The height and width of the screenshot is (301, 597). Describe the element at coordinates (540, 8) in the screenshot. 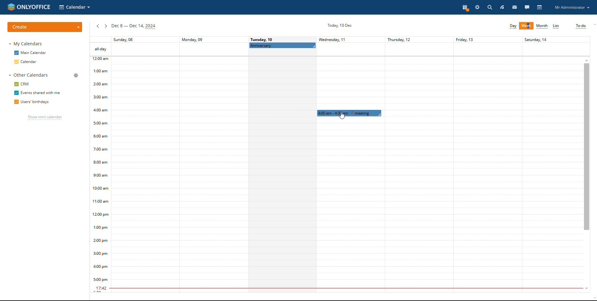

I see `calendar` at that location.